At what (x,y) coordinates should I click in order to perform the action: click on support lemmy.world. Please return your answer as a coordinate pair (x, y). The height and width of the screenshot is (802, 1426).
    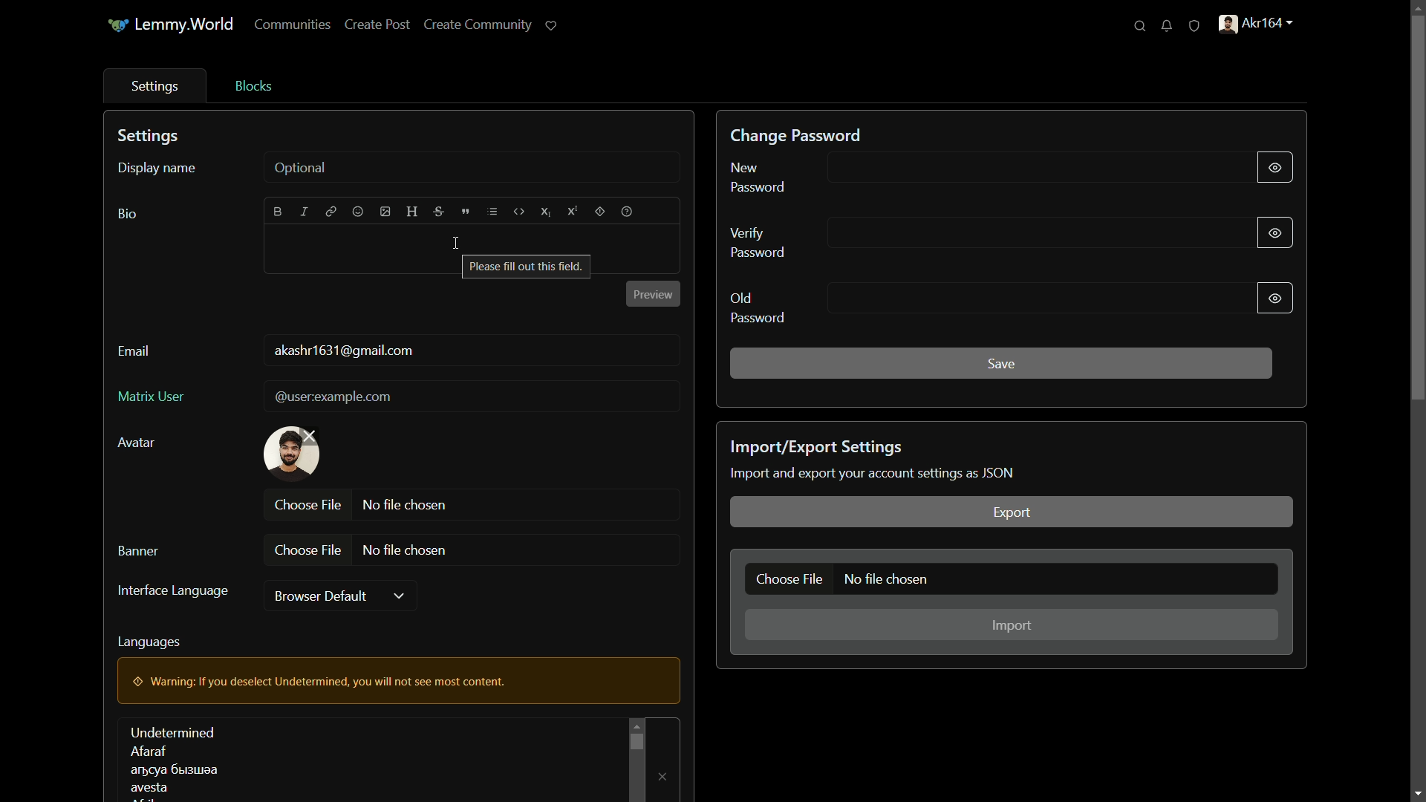
    Looking at the image, I should click on (551, 24).